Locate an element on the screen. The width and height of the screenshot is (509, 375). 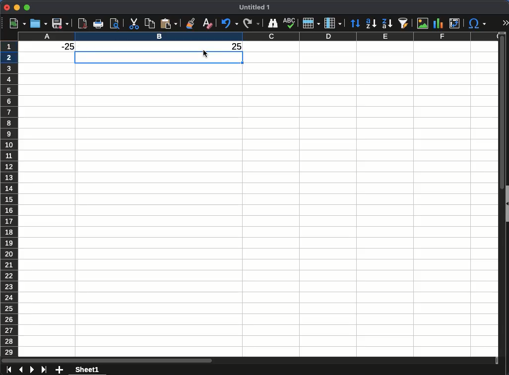
chart is located at coordinates (438, 22).